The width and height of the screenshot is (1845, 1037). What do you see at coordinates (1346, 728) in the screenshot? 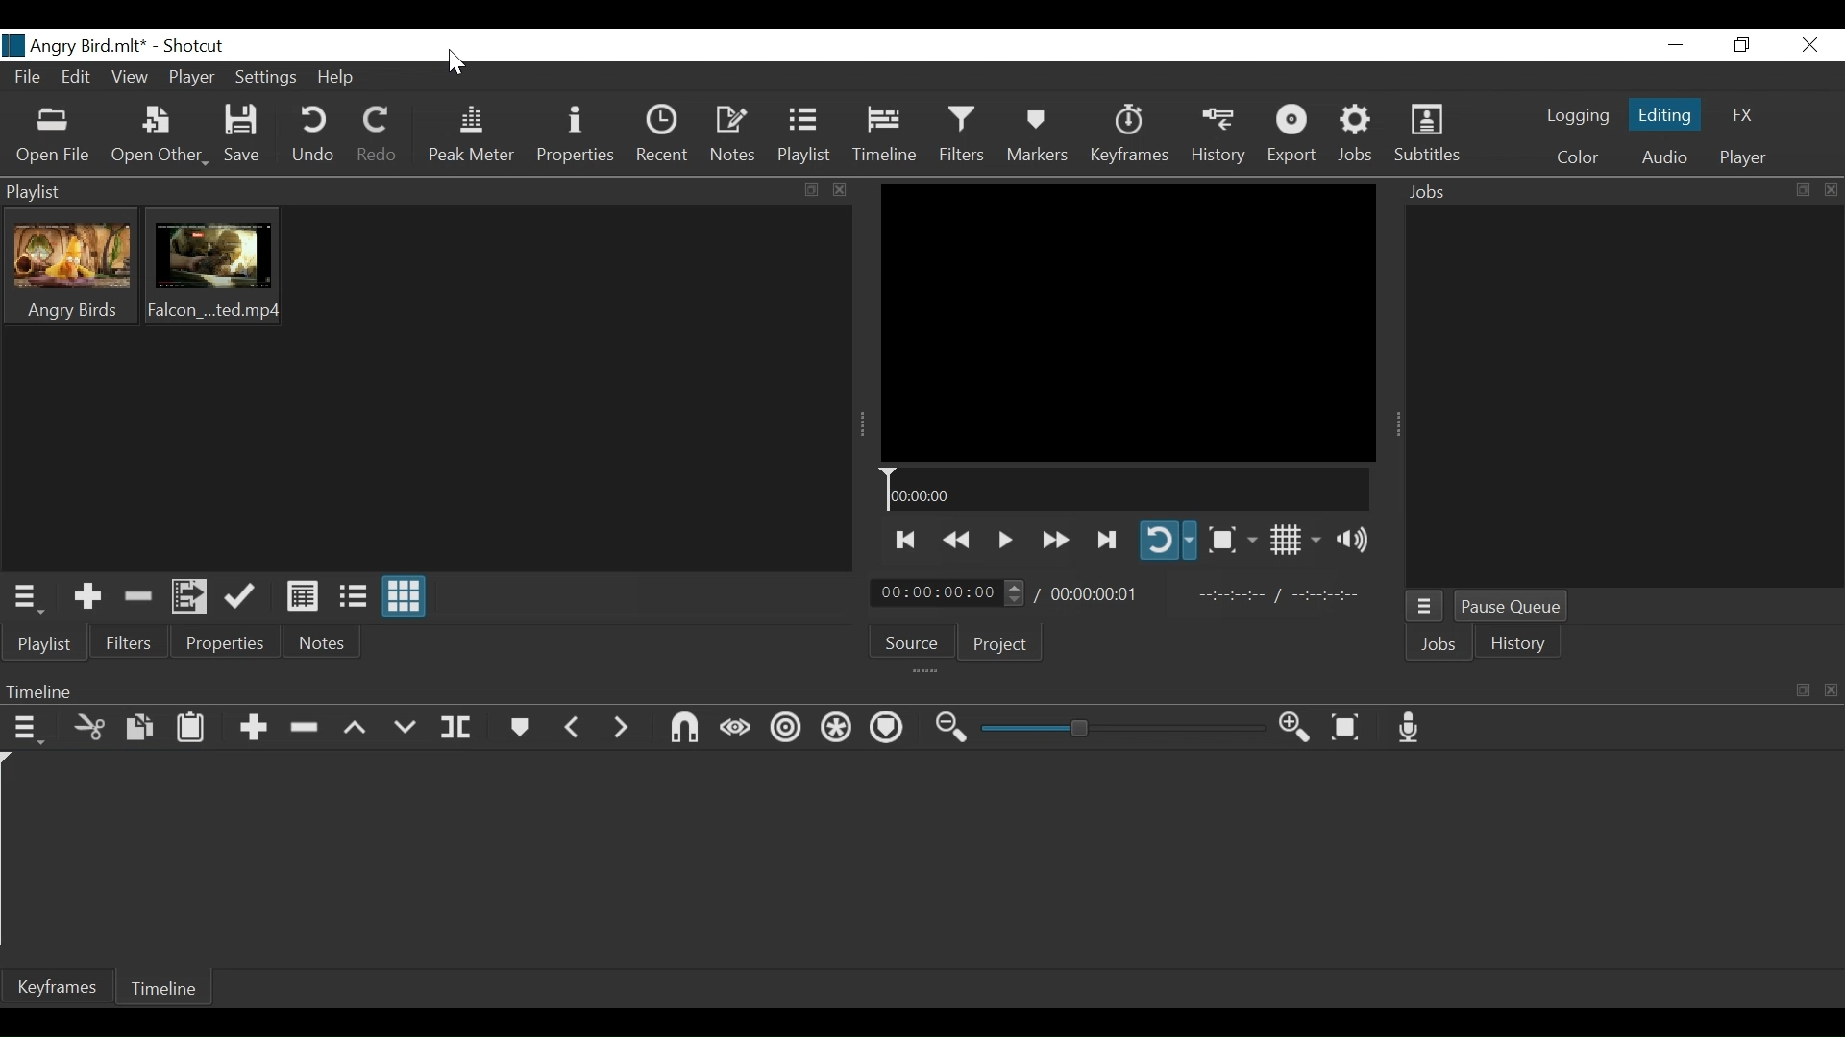
I see `Zoom timeline to fit` at bounding box center [1346, 728].